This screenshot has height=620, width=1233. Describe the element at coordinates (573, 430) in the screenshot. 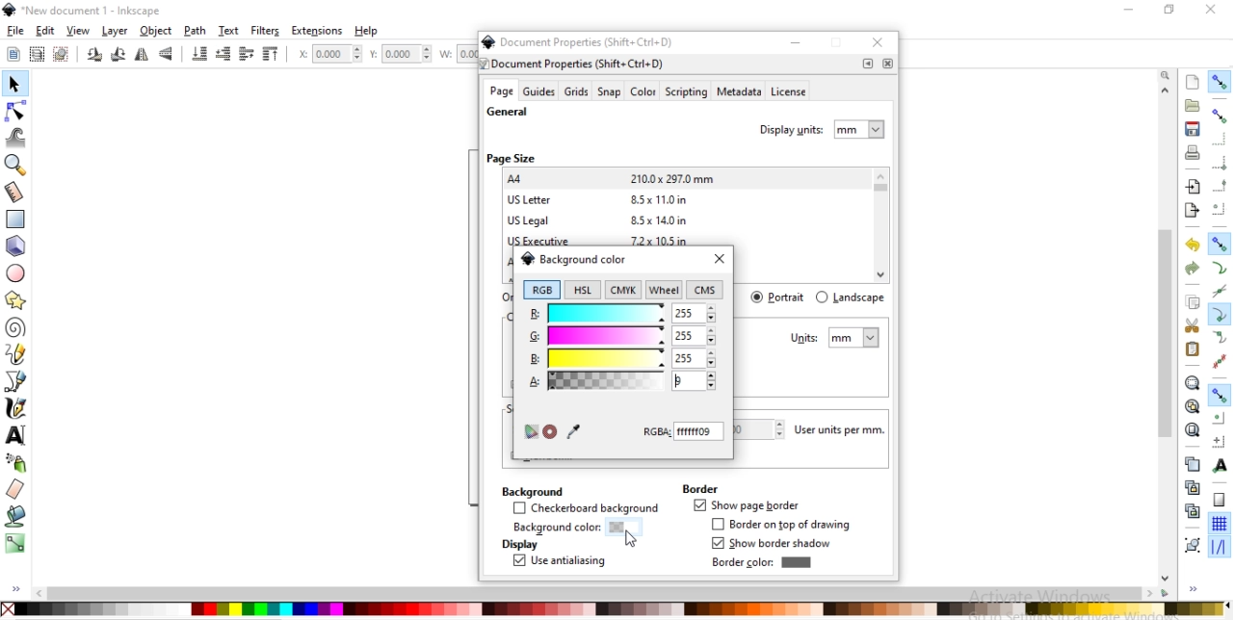

I see `pick colors from image` at that location.